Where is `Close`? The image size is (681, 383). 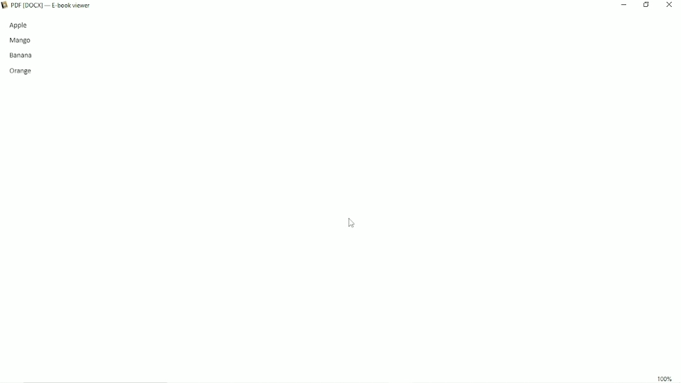 Close is located at coordinates (670, 5).